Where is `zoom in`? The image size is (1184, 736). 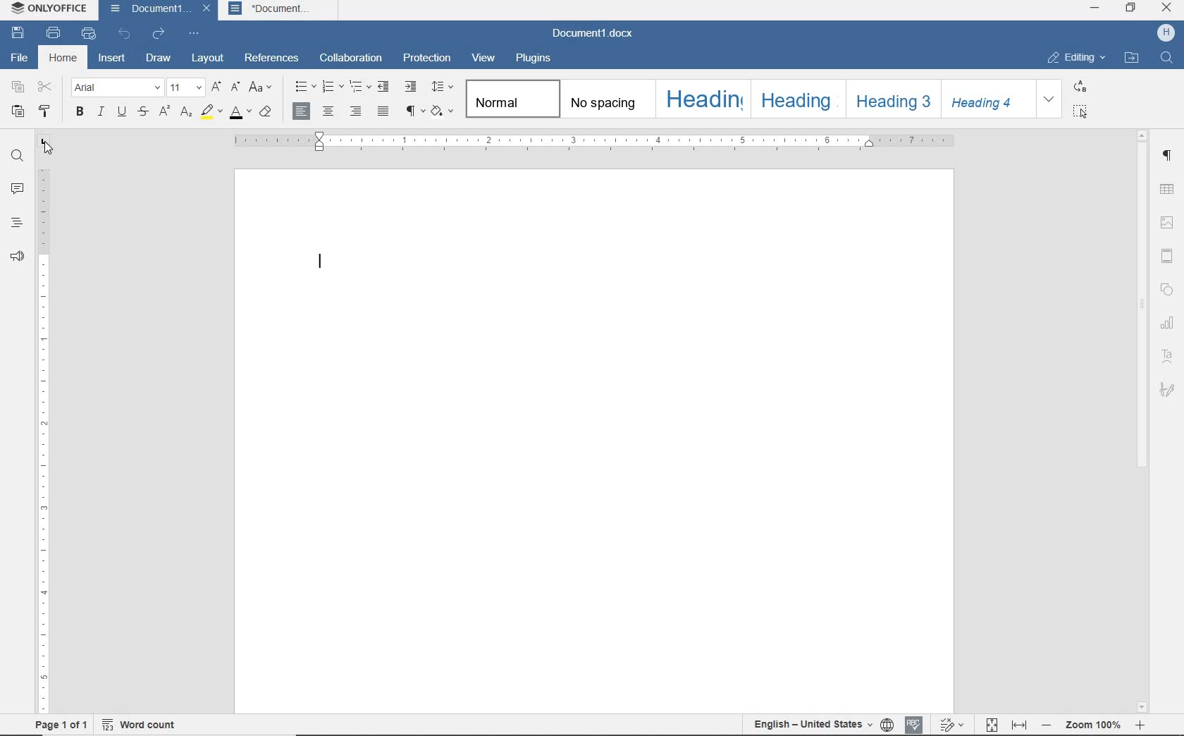
zoom in is located at coordinates (1142, 726).